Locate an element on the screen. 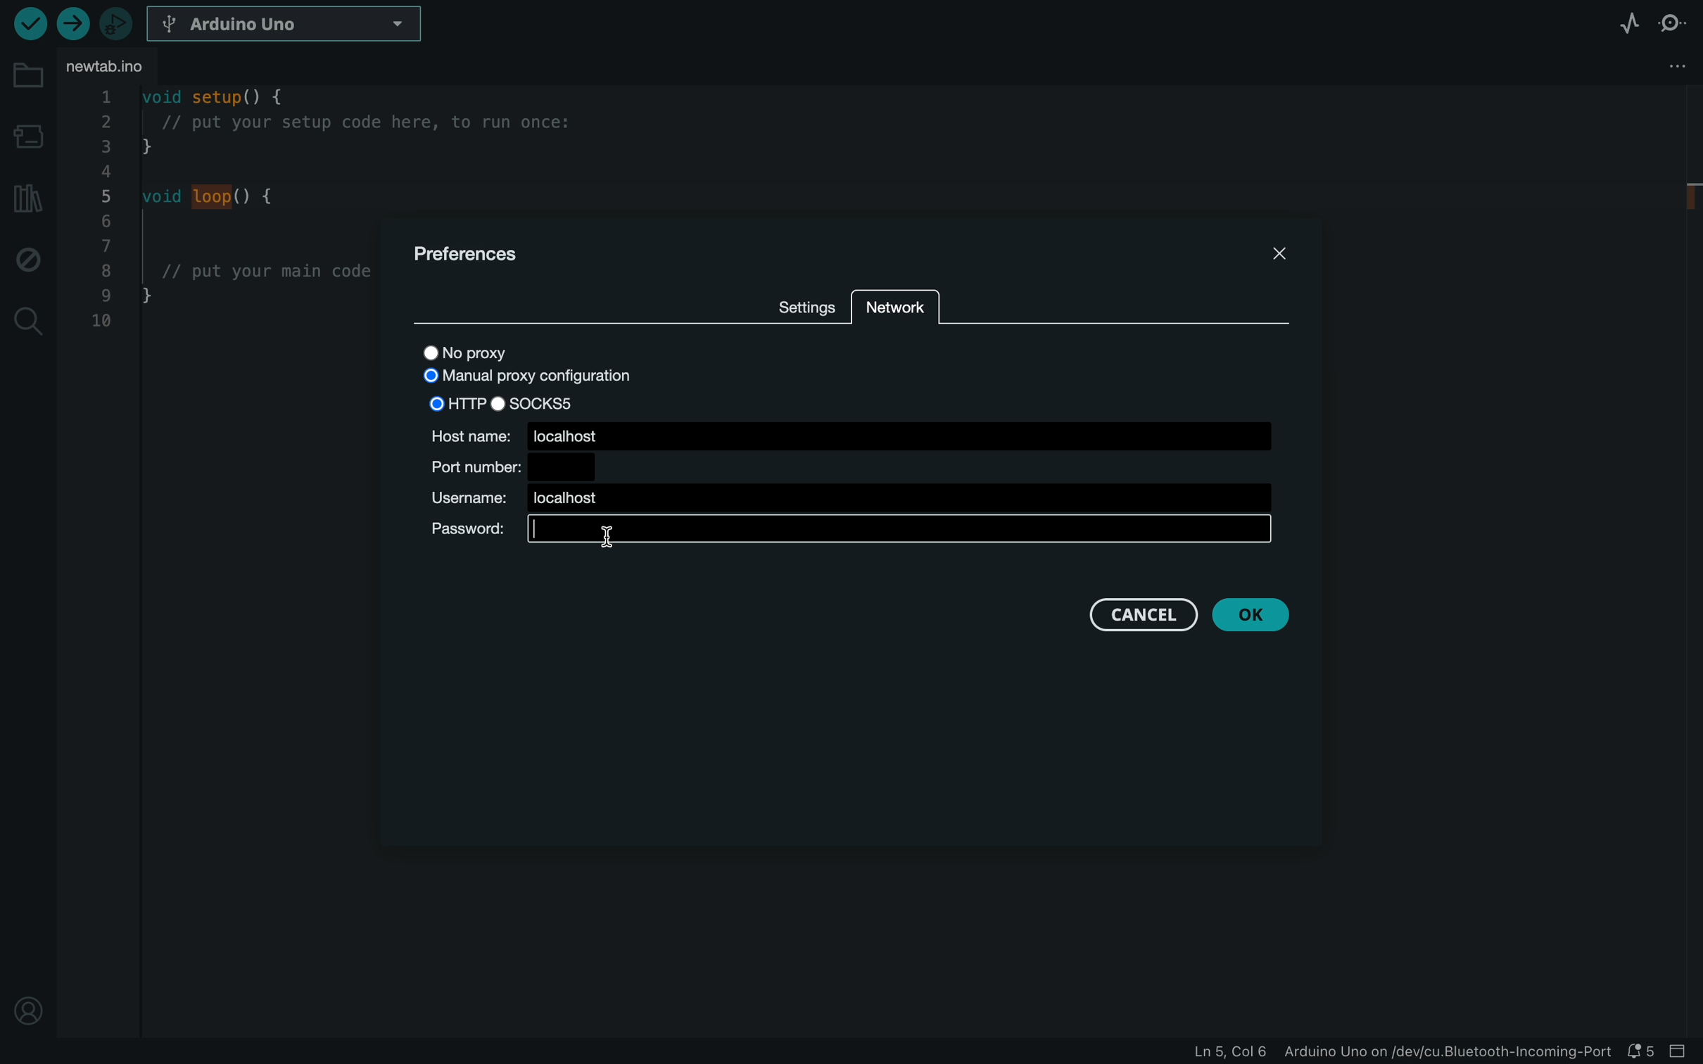 The height and width of the screenshot is (1064, 1703). serial plotter is located at coordinates (1627, 22).